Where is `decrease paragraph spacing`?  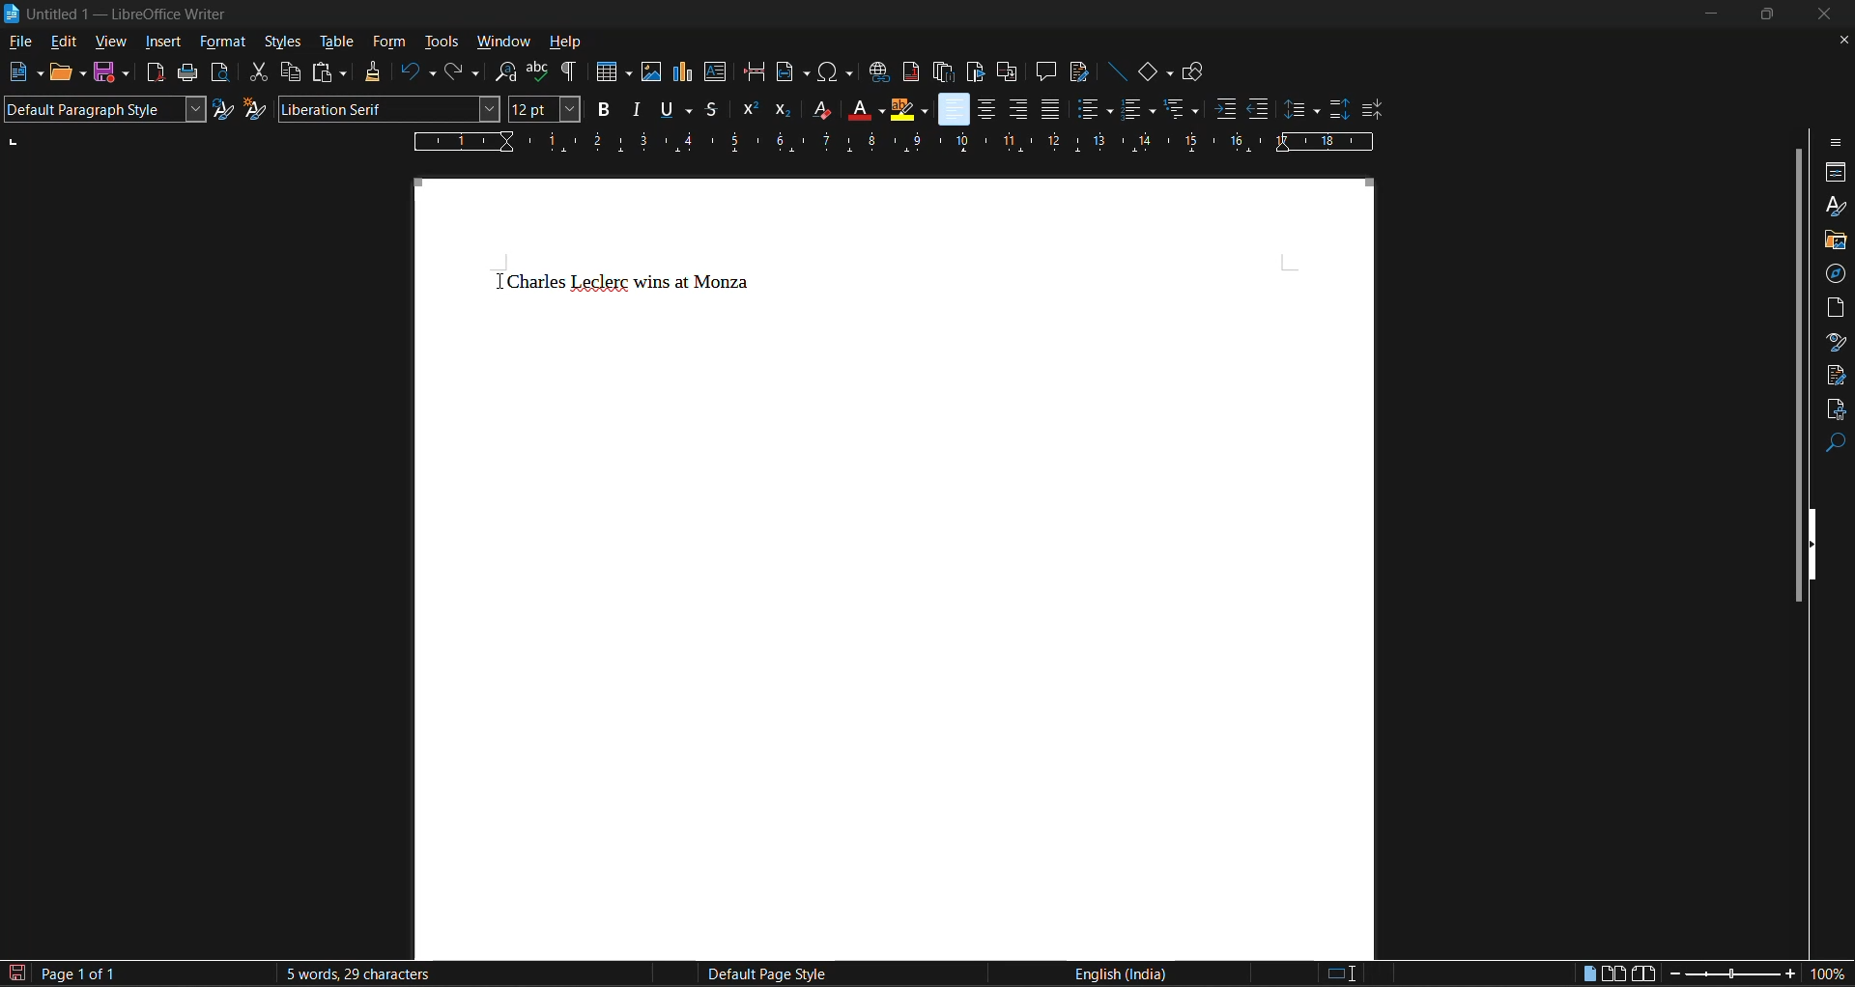
decrease paragraph spacing is located at coordinates (1372, 111).